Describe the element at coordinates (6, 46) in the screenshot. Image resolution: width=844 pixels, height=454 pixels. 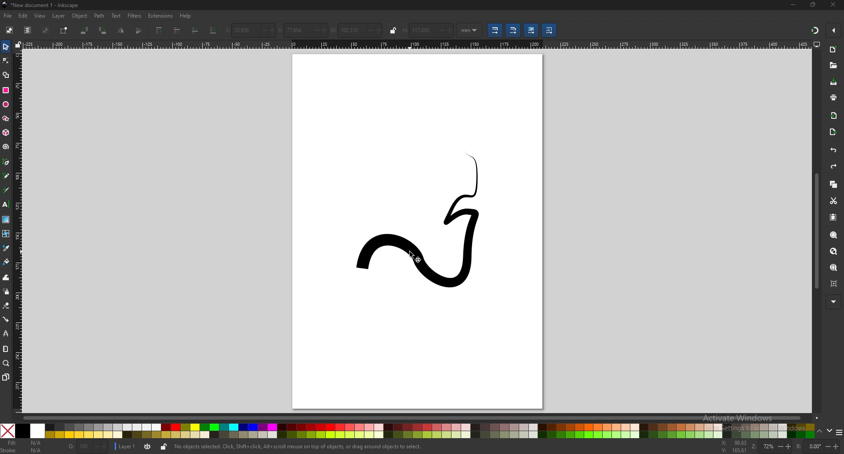
I see `selector` at that location.